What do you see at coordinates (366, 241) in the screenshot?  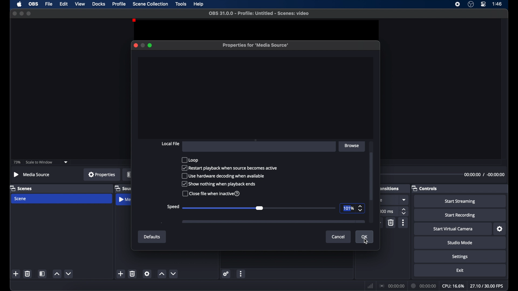 I see `cursor` at bounding box center [366, 241].